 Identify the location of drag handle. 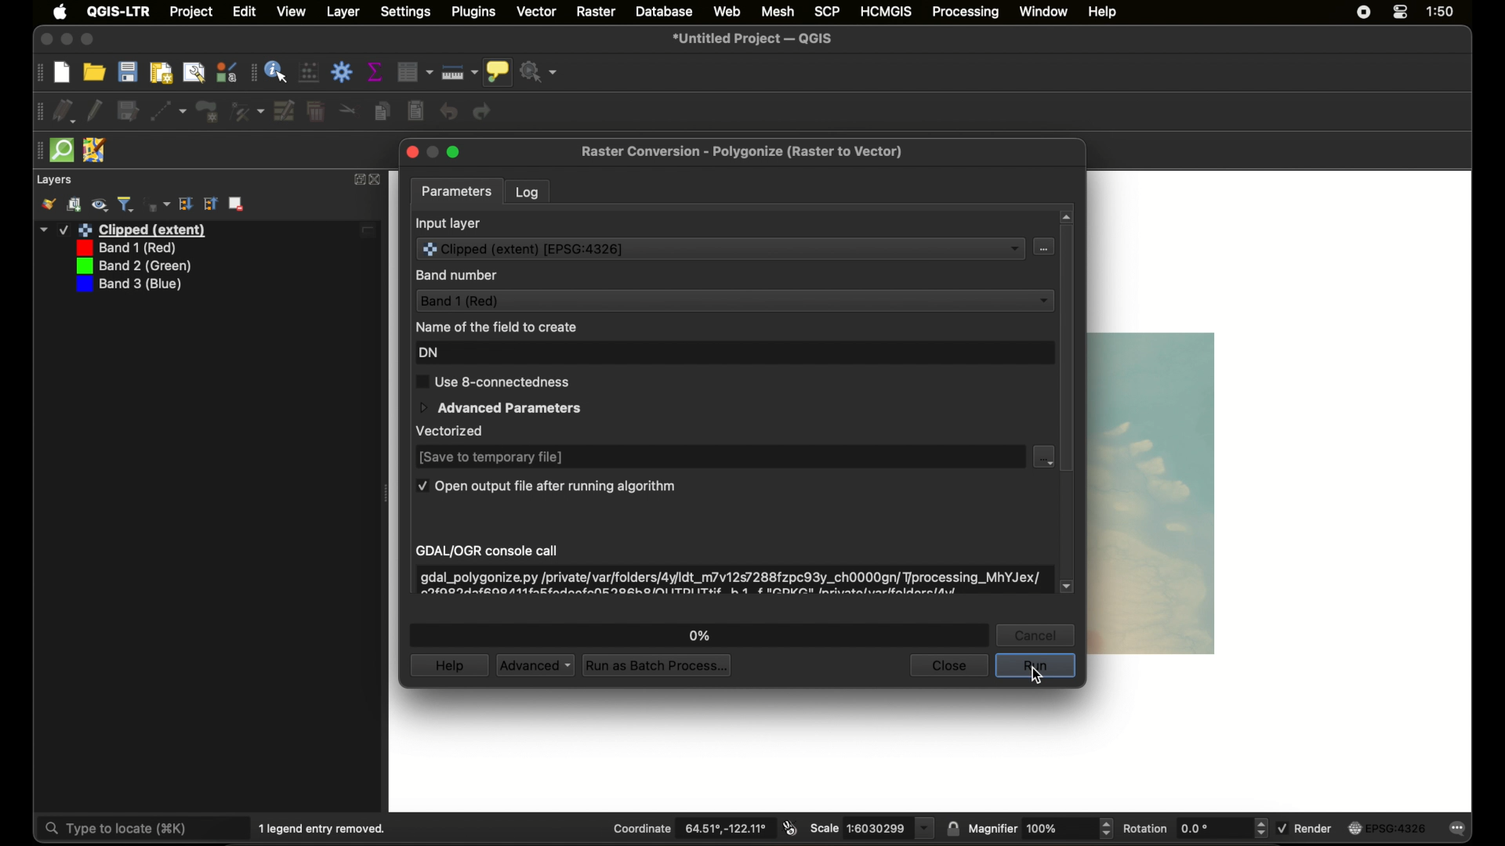
(252, 73).